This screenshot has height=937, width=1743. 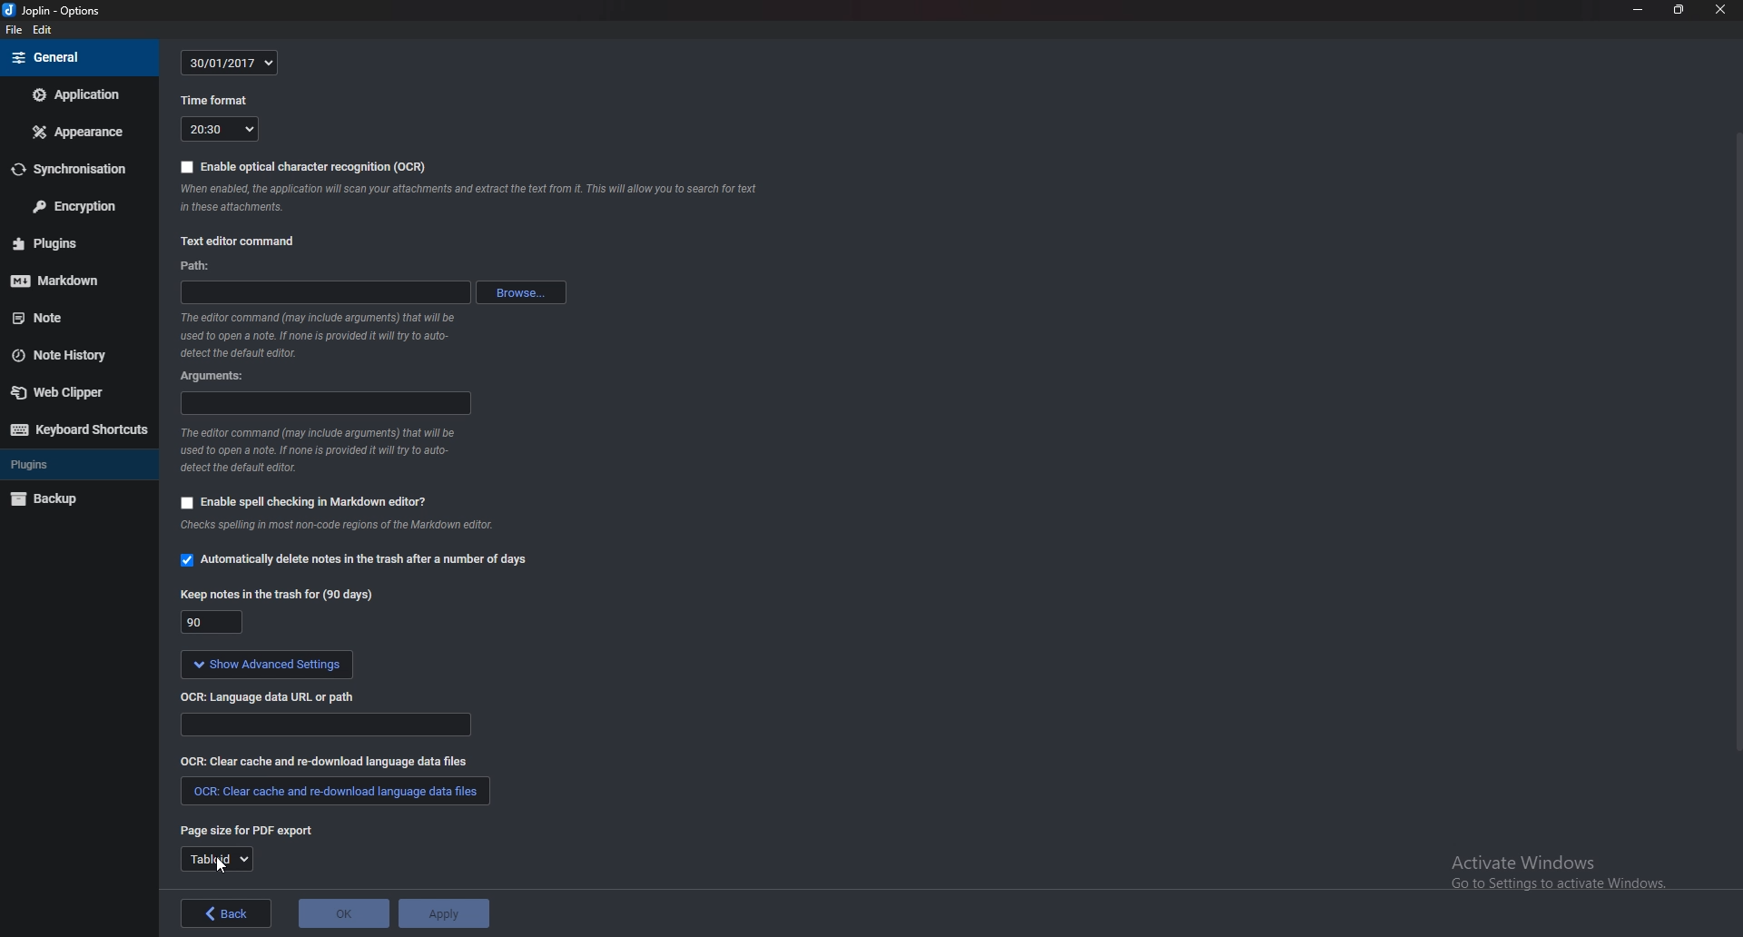 What do you see at coordinates (355, 558) in the screenshot?
I see `automatically delete notes in the trash option` at bounding box center [355, 558].